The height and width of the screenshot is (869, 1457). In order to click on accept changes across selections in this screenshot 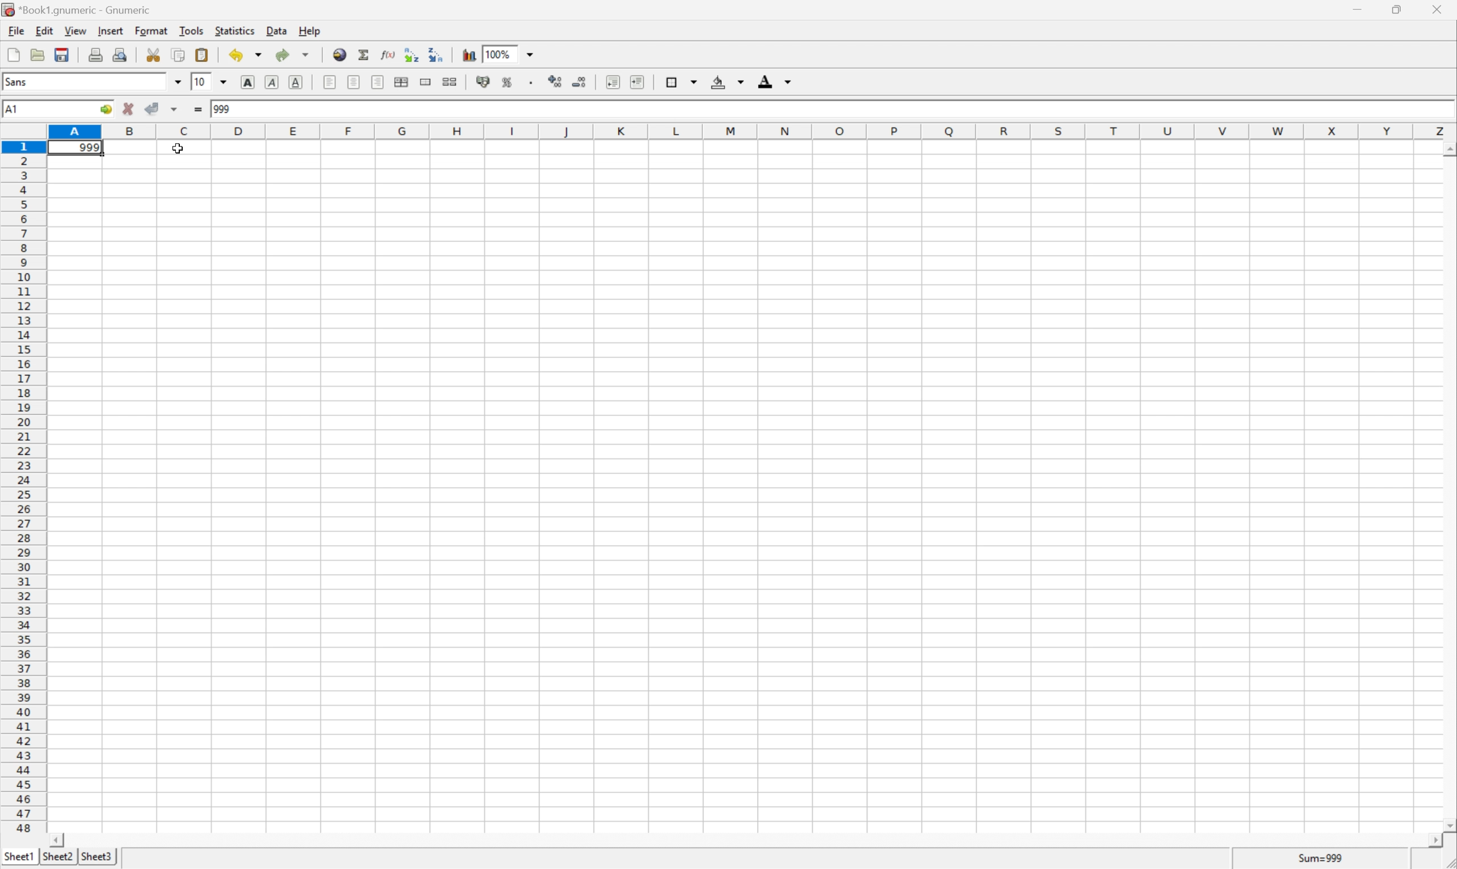, I will do `click(162, 109)`.